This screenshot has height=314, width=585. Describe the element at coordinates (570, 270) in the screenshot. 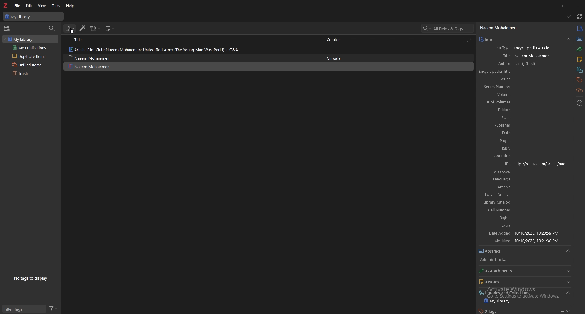

I see `expand section` at that location.